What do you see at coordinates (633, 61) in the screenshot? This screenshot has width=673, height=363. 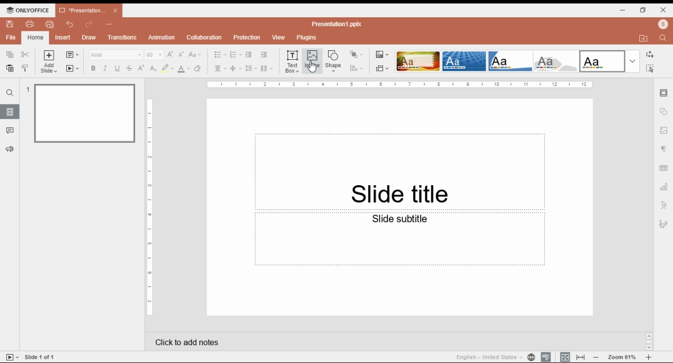 I see `more themes ` at bounding box center [633, 61].